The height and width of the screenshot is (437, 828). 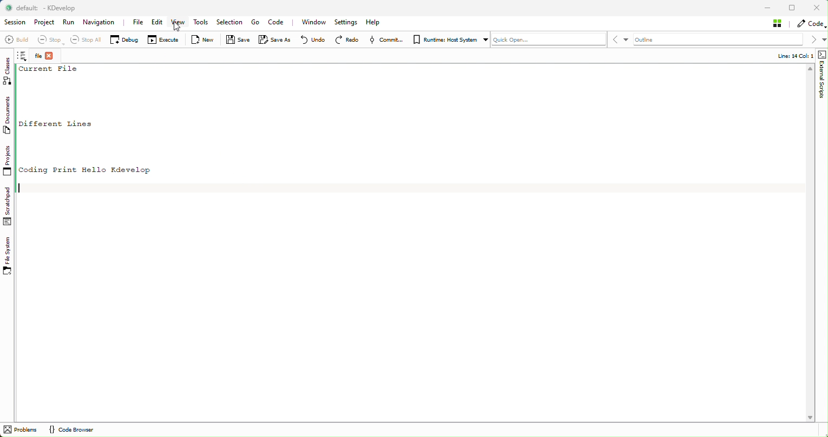 I want to click on File, so click(x=138, y=22).